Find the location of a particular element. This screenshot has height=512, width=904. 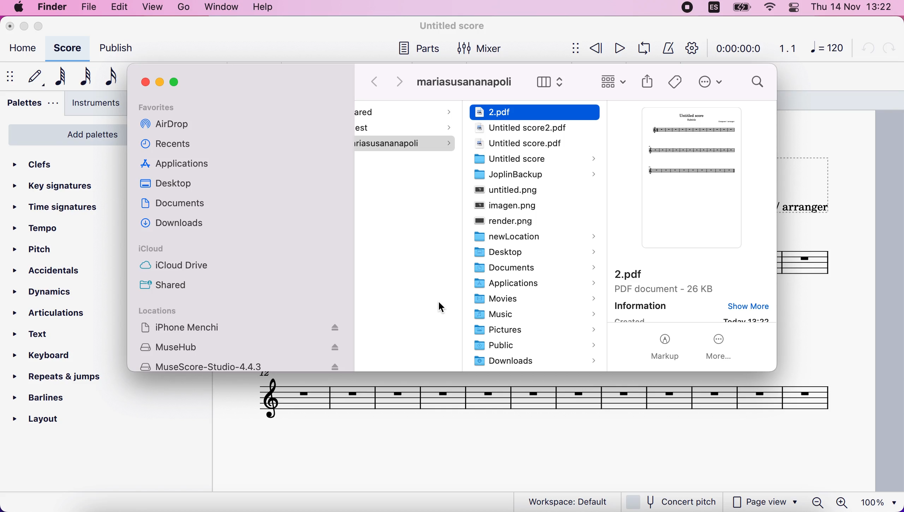

time signatures is located at coordinates (67, 208).